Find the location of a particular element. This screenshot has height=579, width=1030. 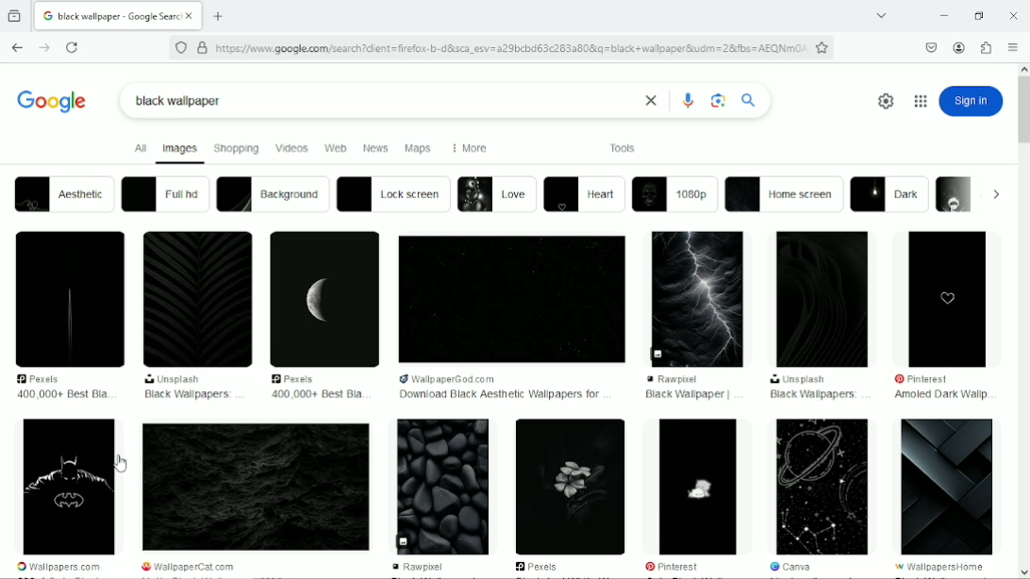

https://www.google.com/search client=firefox-b-d&sca_esv=a29bcbd63 c283a80&q back+wallpaper &udm=2&fbs=aeqnmoa is located at coordinates (510, 48).